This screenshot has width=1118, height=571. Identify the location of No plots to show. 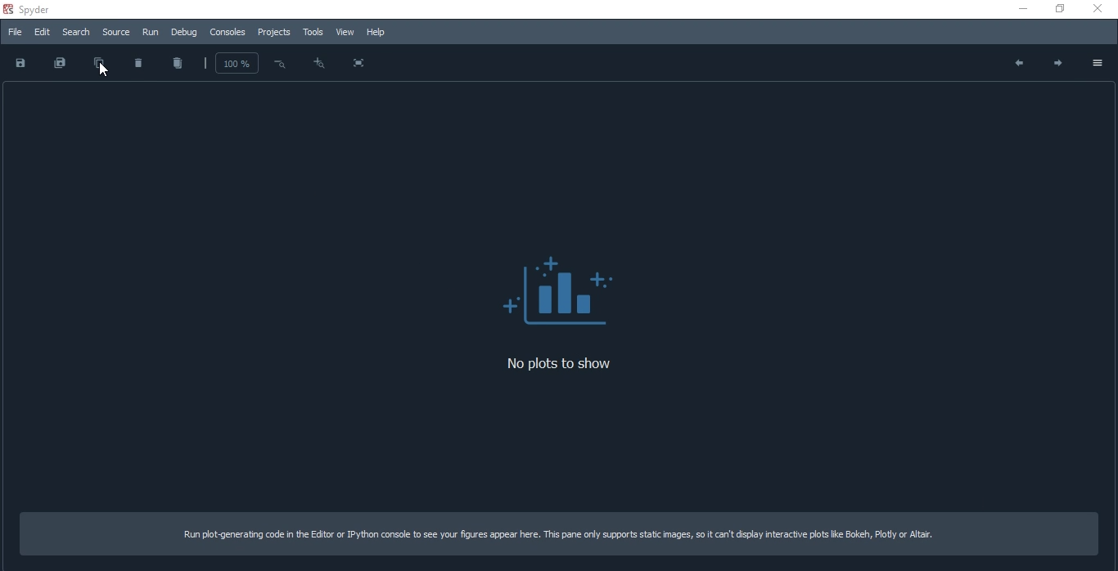
(561, 291).